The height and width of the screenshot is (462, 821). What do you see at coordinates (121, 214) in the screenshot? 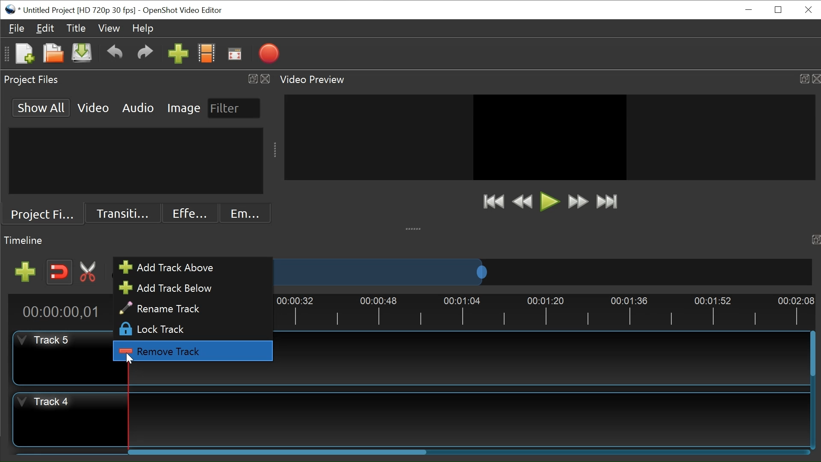
I see `Transition` at bounding box center [121, 214].